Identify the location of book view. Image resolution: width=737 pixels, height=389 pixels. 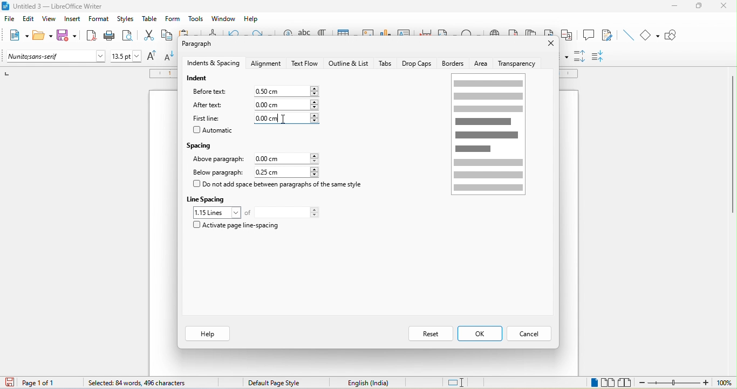
(627, 383).